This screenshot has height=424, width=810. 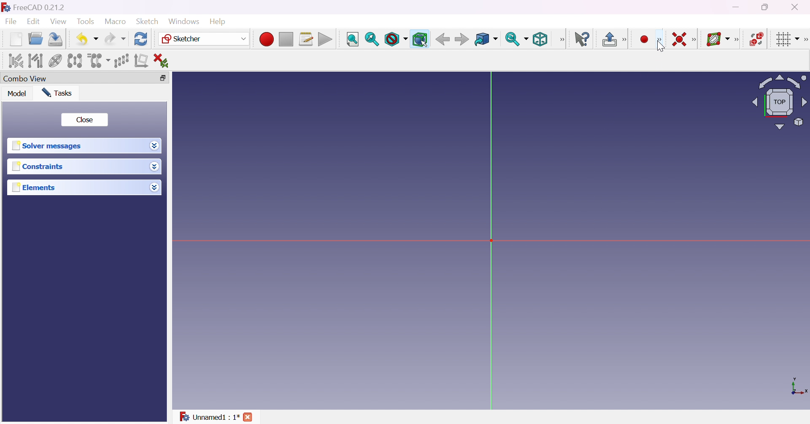 What do you see at coordinates (805, 40) in the screenshot?
I see `Sketcher edit tools` at bounding box center [805, 40].